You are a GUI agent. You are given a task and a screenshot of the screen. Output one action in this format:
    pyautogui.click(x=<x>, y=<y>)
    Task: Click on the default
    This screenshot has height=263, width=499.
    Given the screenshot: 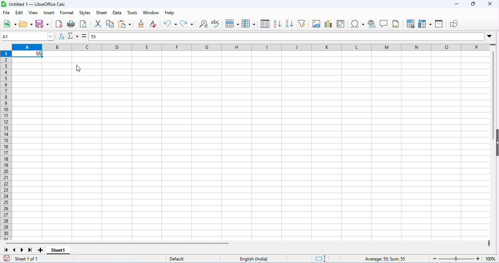 What is the action you would take?
    pyautogui.click(x=173, y=258)
    